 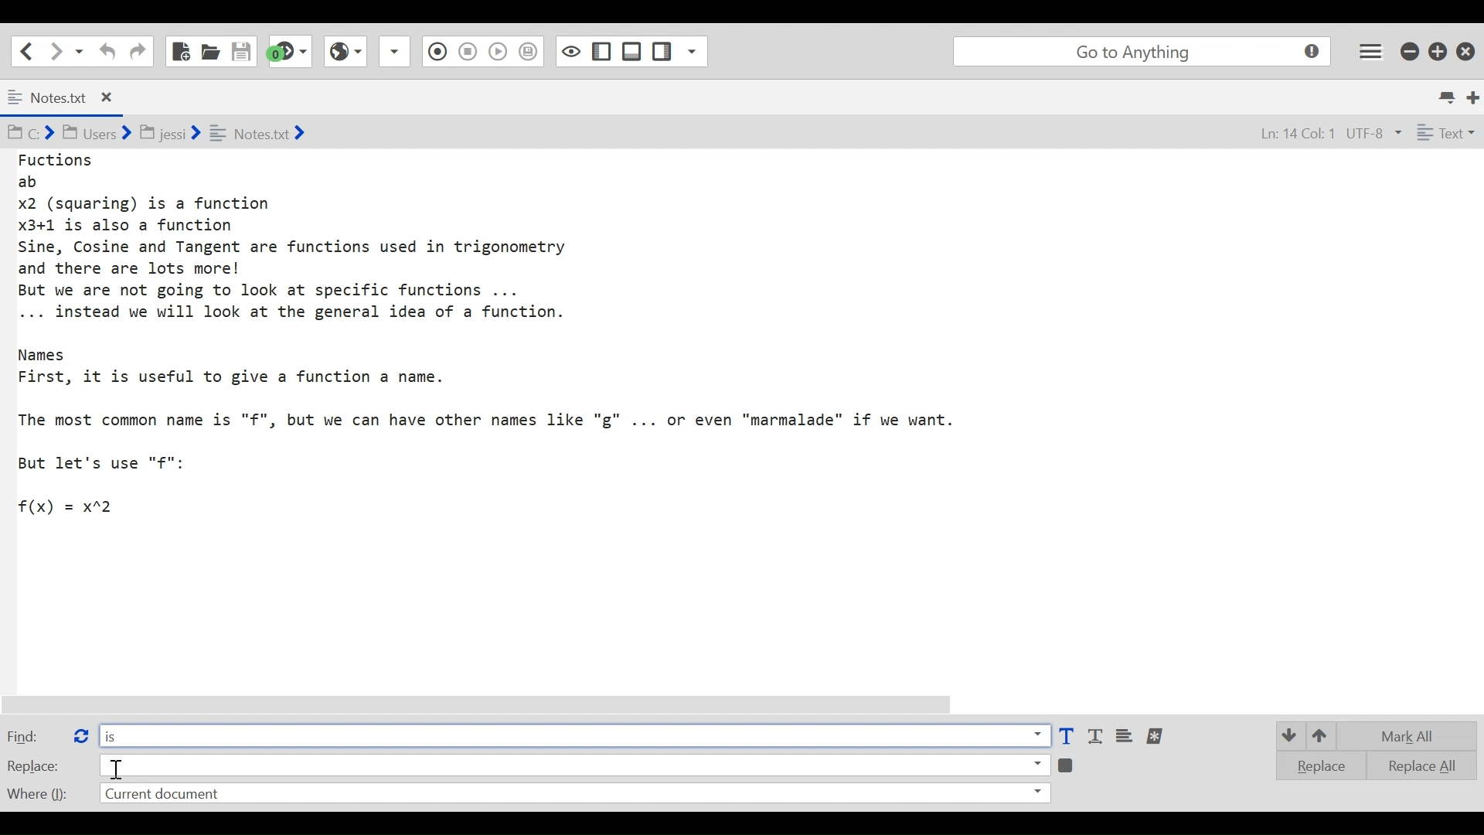 What do you see at coordinates (1444, 135) in the screenshot?
I see `File Type` at bounding box center [1444, 135].